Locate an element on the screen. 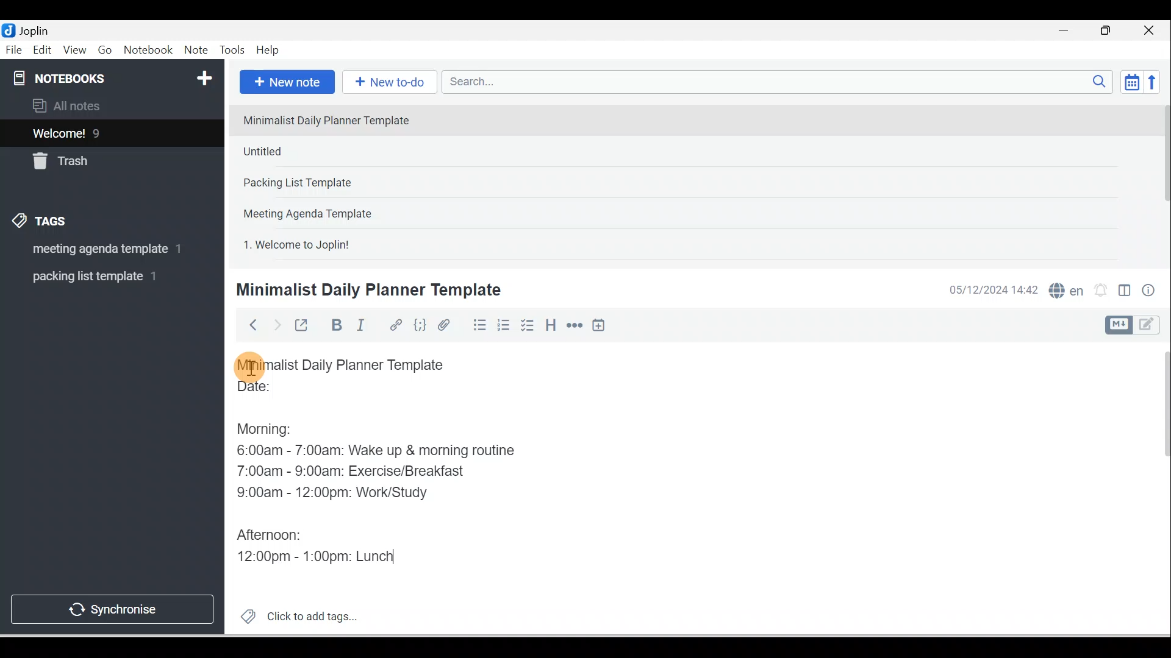 Image resolution: width=1171 pixels, height=658 pixels. Spelling is located at coordinates (1064, 289).